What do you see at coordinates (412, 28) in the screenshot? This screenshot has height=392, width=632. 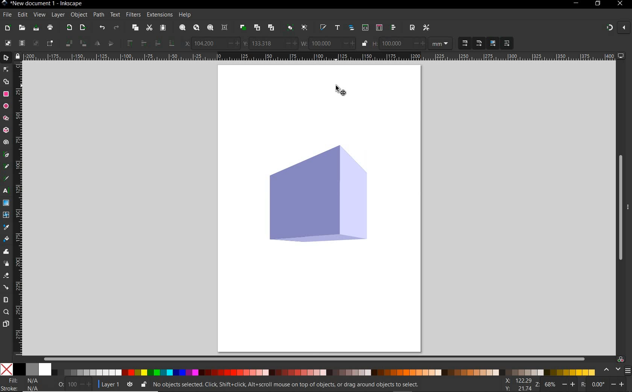 I see `open document properties` at bounding box center [412, 28].